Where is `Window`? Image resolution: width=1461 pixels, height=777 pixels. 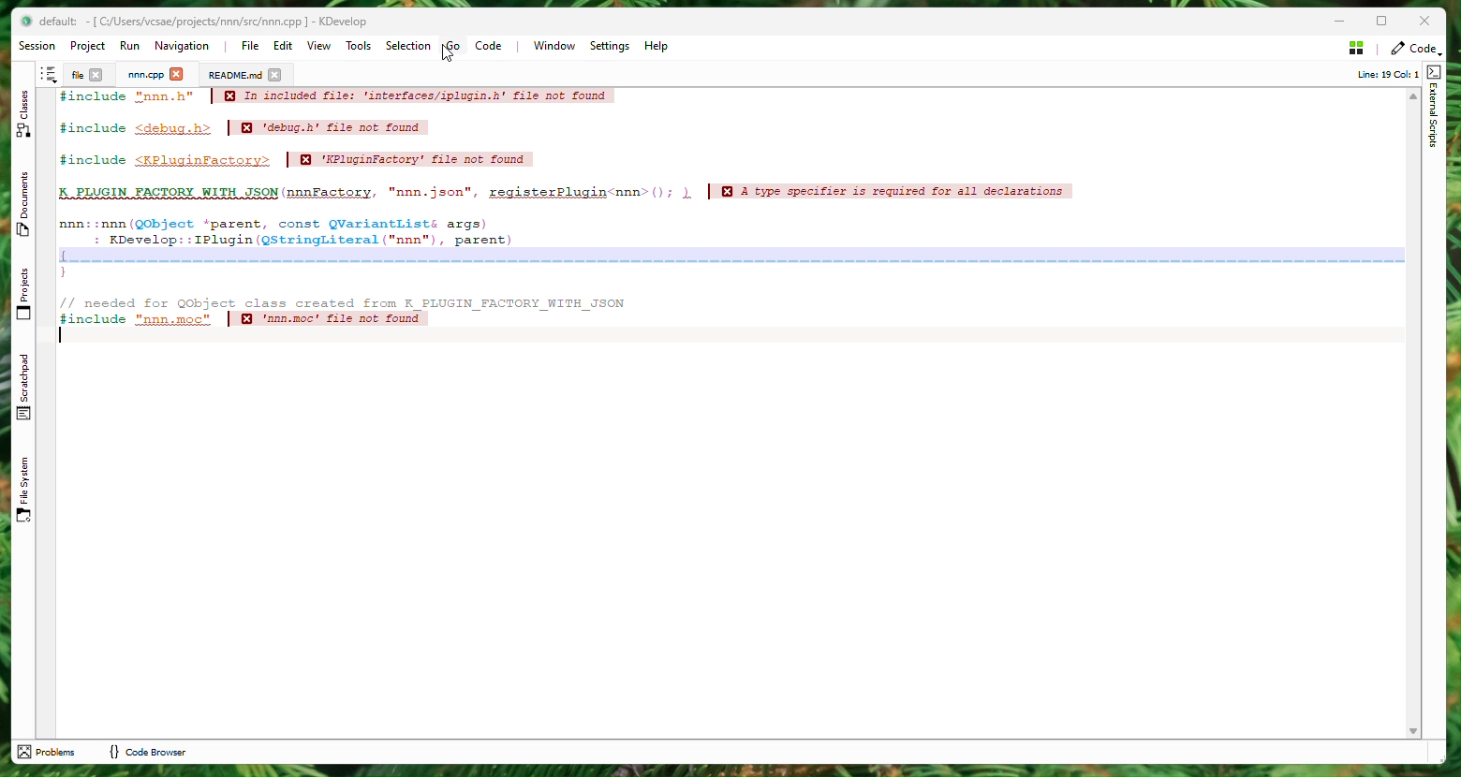 Window is located at coordinates (553, 46).